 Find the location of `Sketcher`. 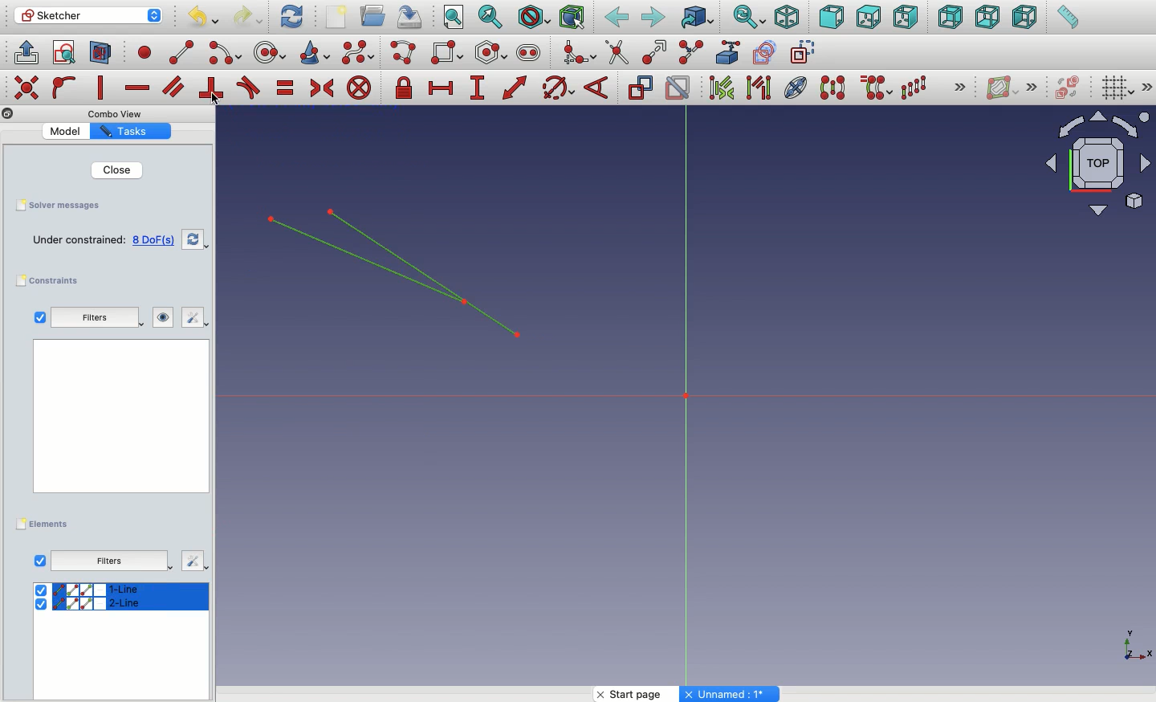

Sketcher is located at coordinates (89, 16).